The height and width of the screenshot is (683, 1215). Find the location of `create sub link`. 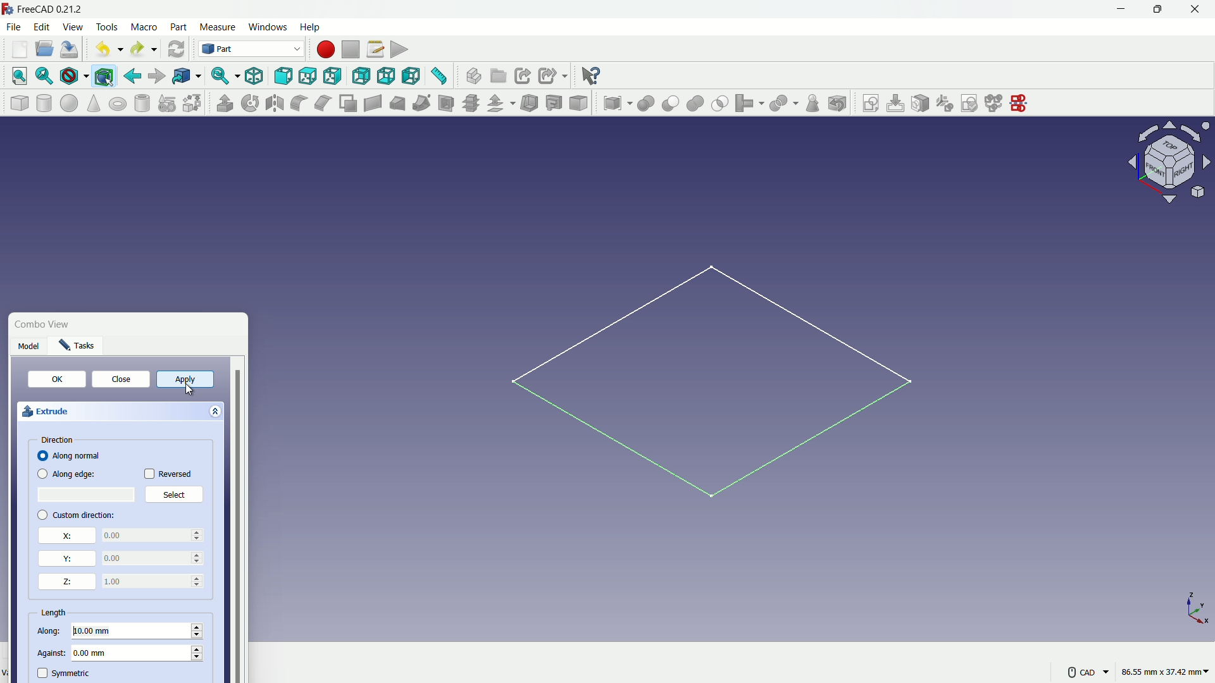

create sub link is located at coordinates (552, 75).